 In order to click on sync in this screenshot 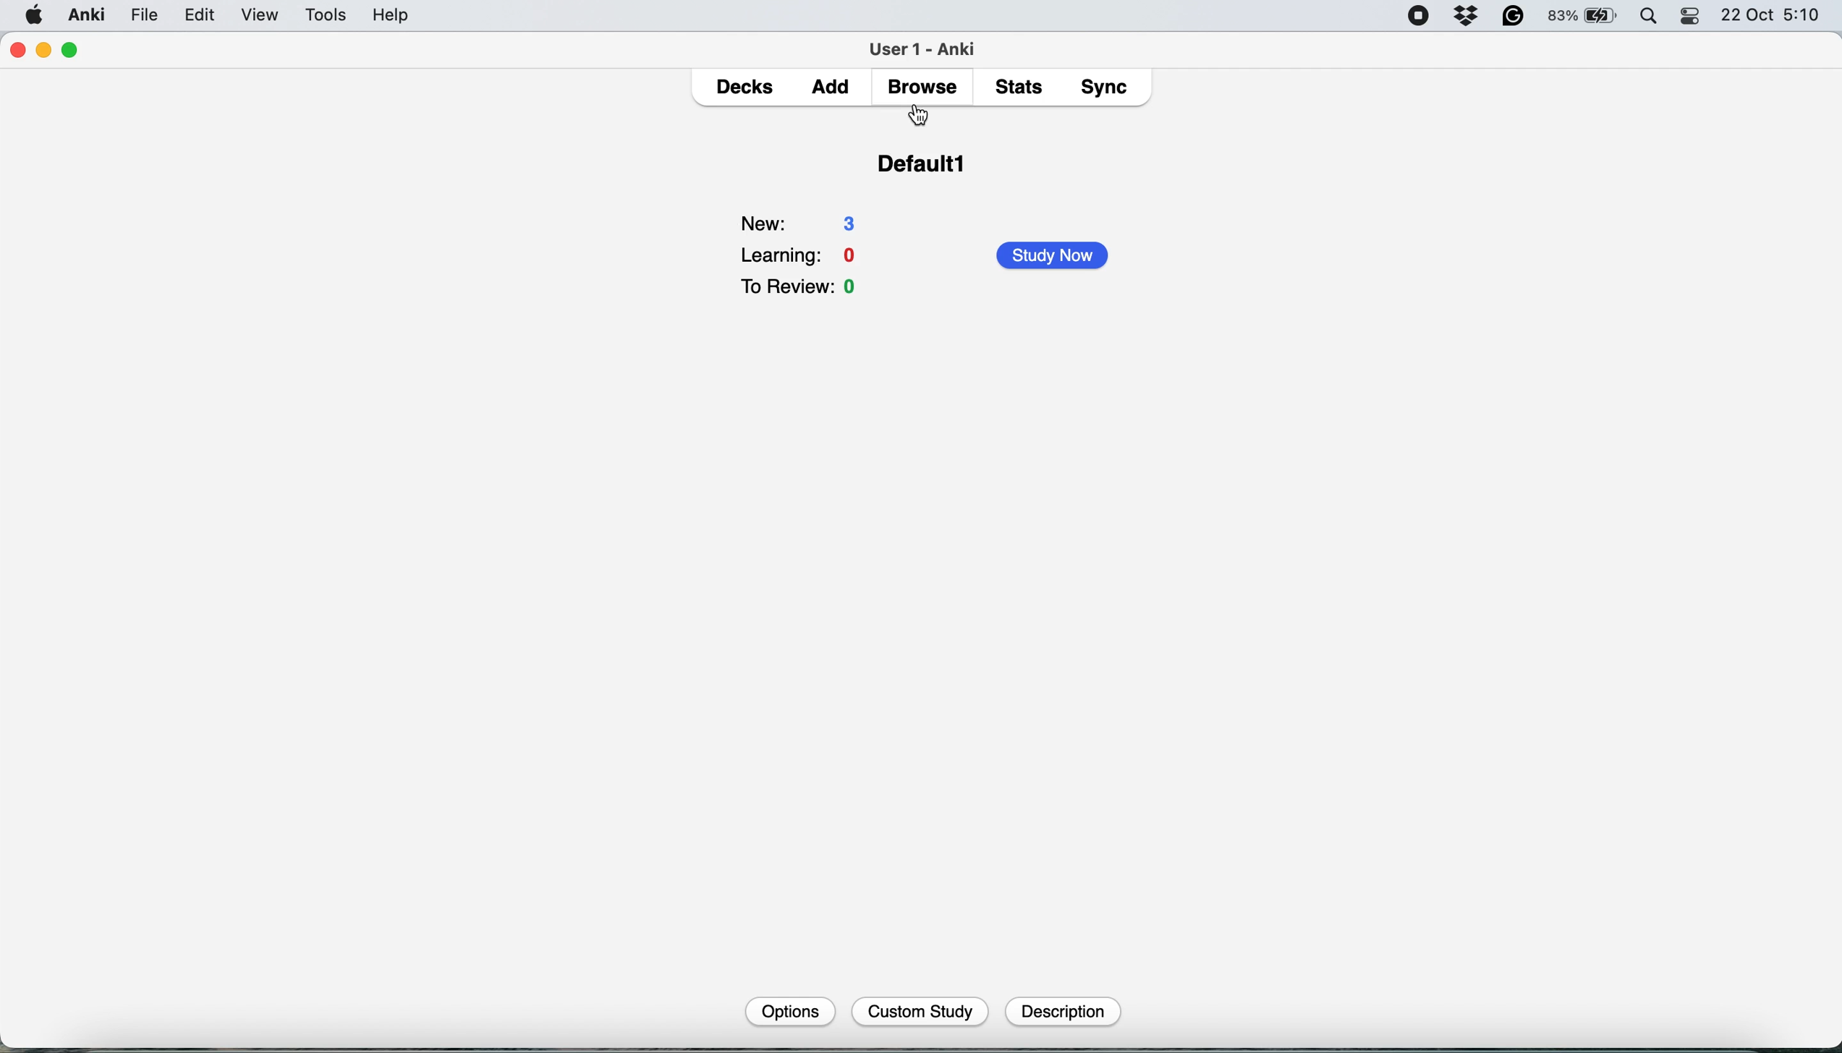, I will do `click(1108, 90)`.